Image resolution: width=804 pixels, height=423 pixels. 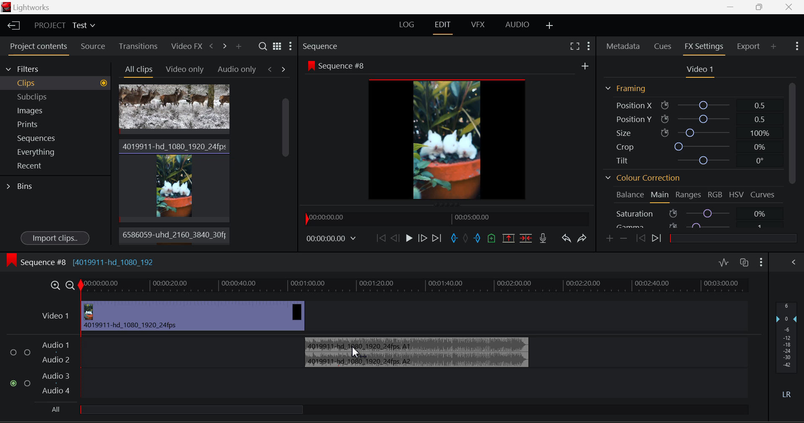 I want to click on Import clips, so click(x=55, y=237).